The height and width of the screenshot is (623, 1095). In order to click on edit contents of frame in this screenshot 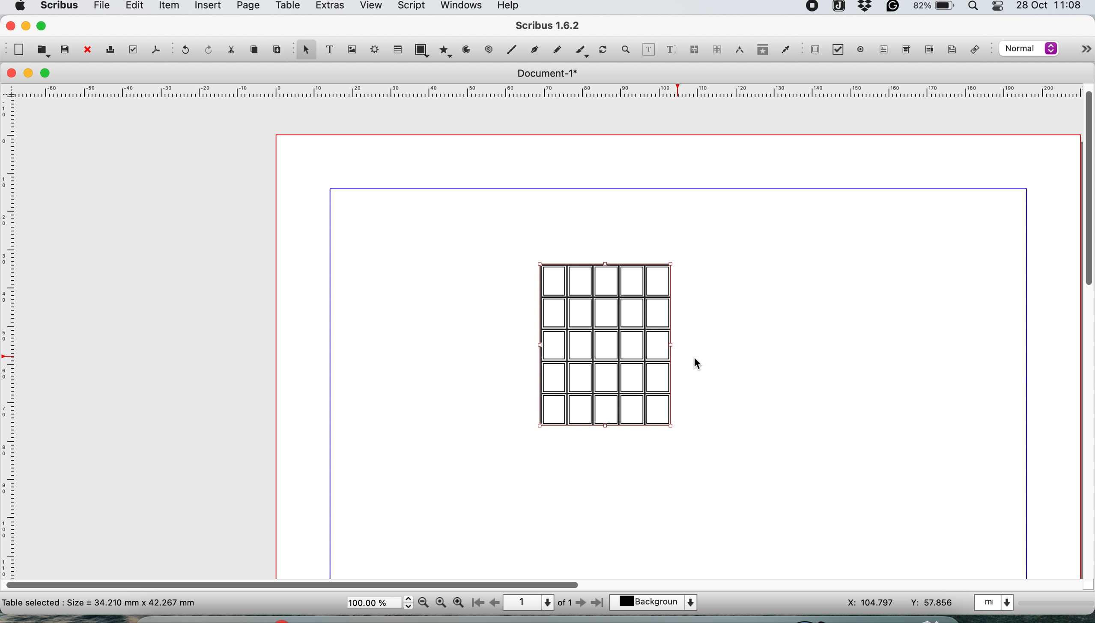, I will do `click(648, 49)`.